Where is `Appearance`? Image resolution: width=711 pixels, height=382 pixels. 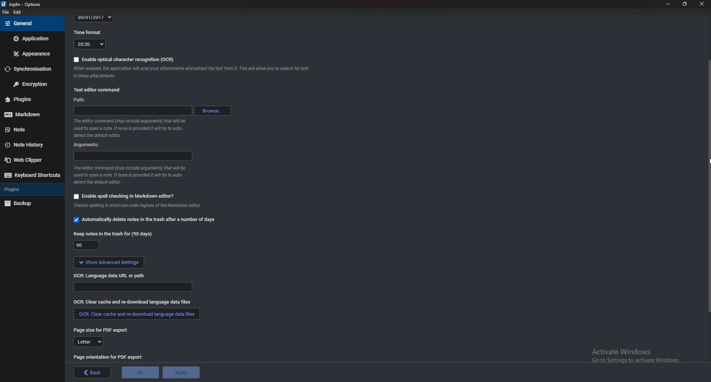 Appearance is located at coordinates (31, 54).